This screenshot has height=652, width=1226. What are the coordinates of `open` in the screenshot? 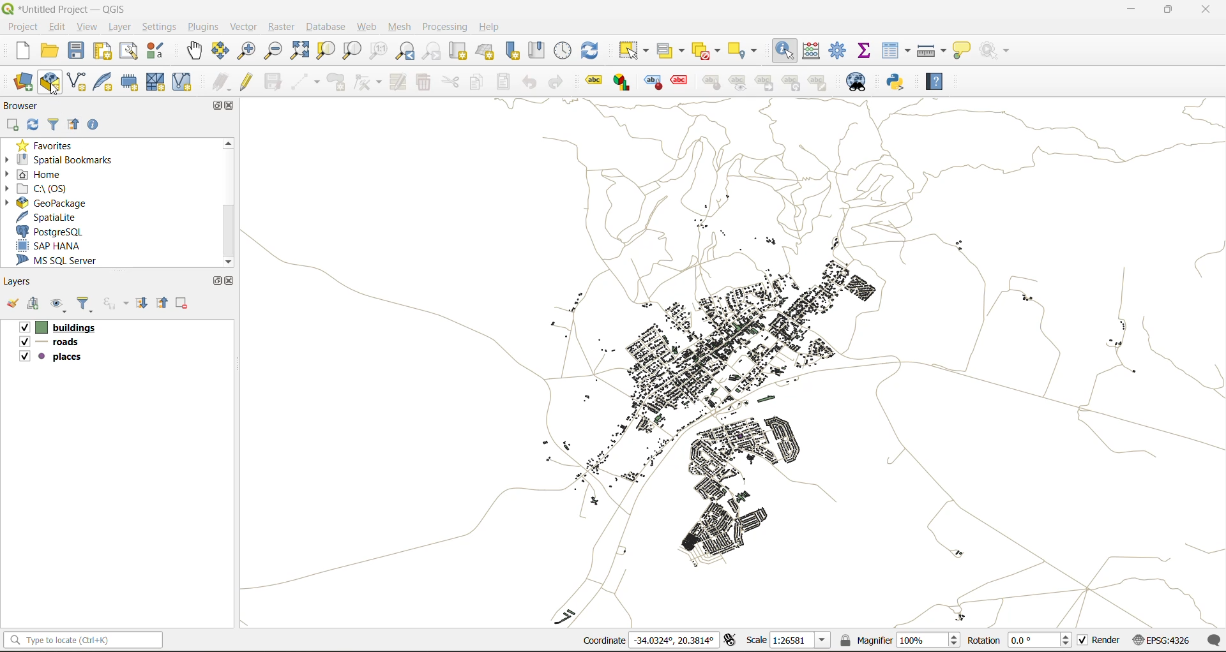 It's located at (50, 53).